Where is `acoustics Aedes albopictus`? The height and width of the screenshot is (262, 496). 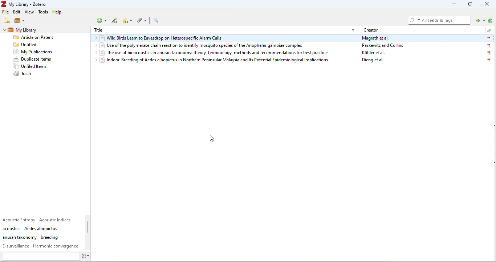 acoustics Aedes albopictus is located at coordinates (31, 229).